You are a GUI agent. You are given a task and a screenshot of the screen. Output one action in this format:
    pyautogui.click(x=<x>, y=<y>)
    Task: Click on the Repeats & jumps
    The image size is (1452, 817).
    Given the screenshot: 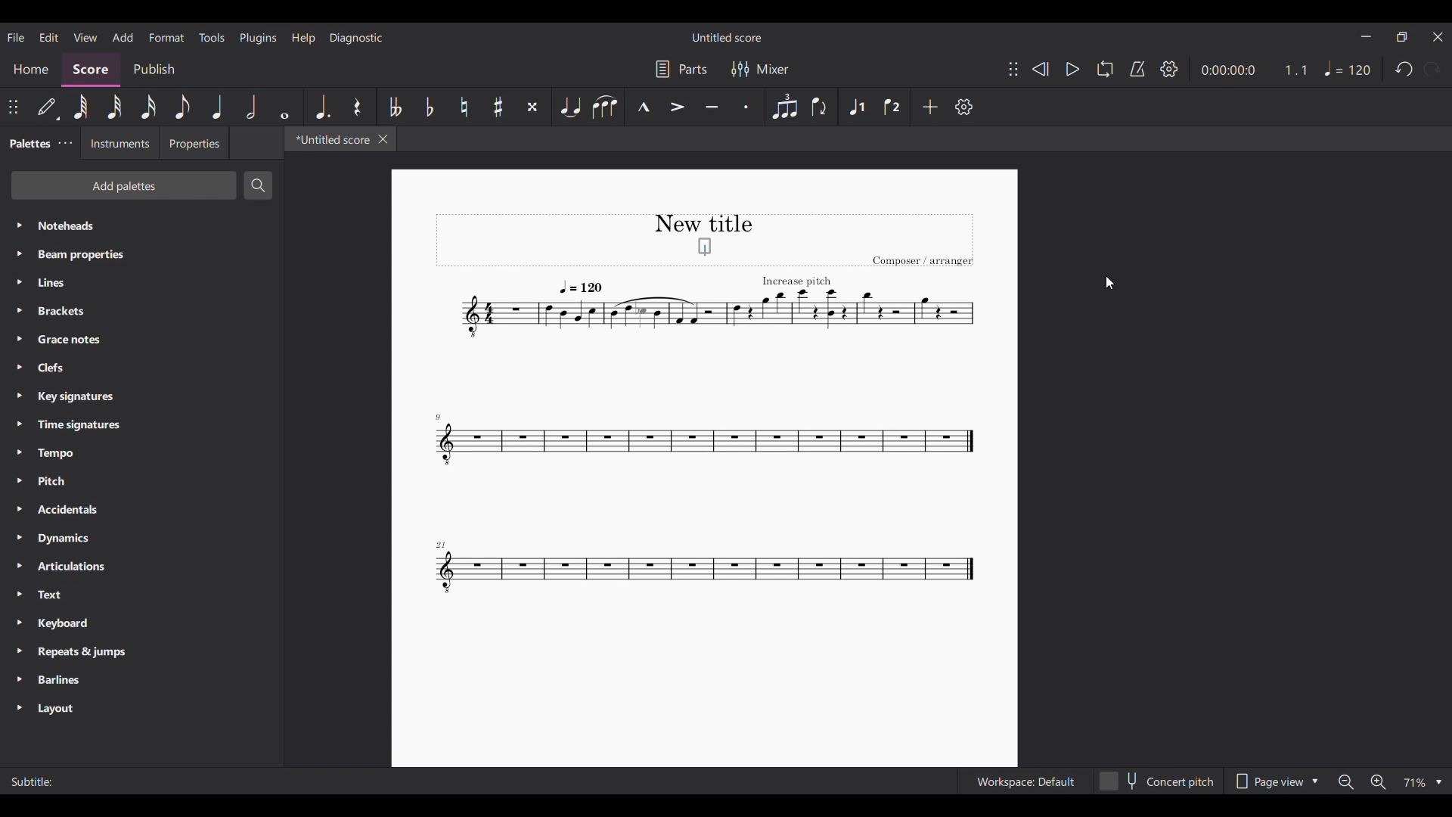 What is the action you would take?
    pyautogui.click(x=141, y=653)
    